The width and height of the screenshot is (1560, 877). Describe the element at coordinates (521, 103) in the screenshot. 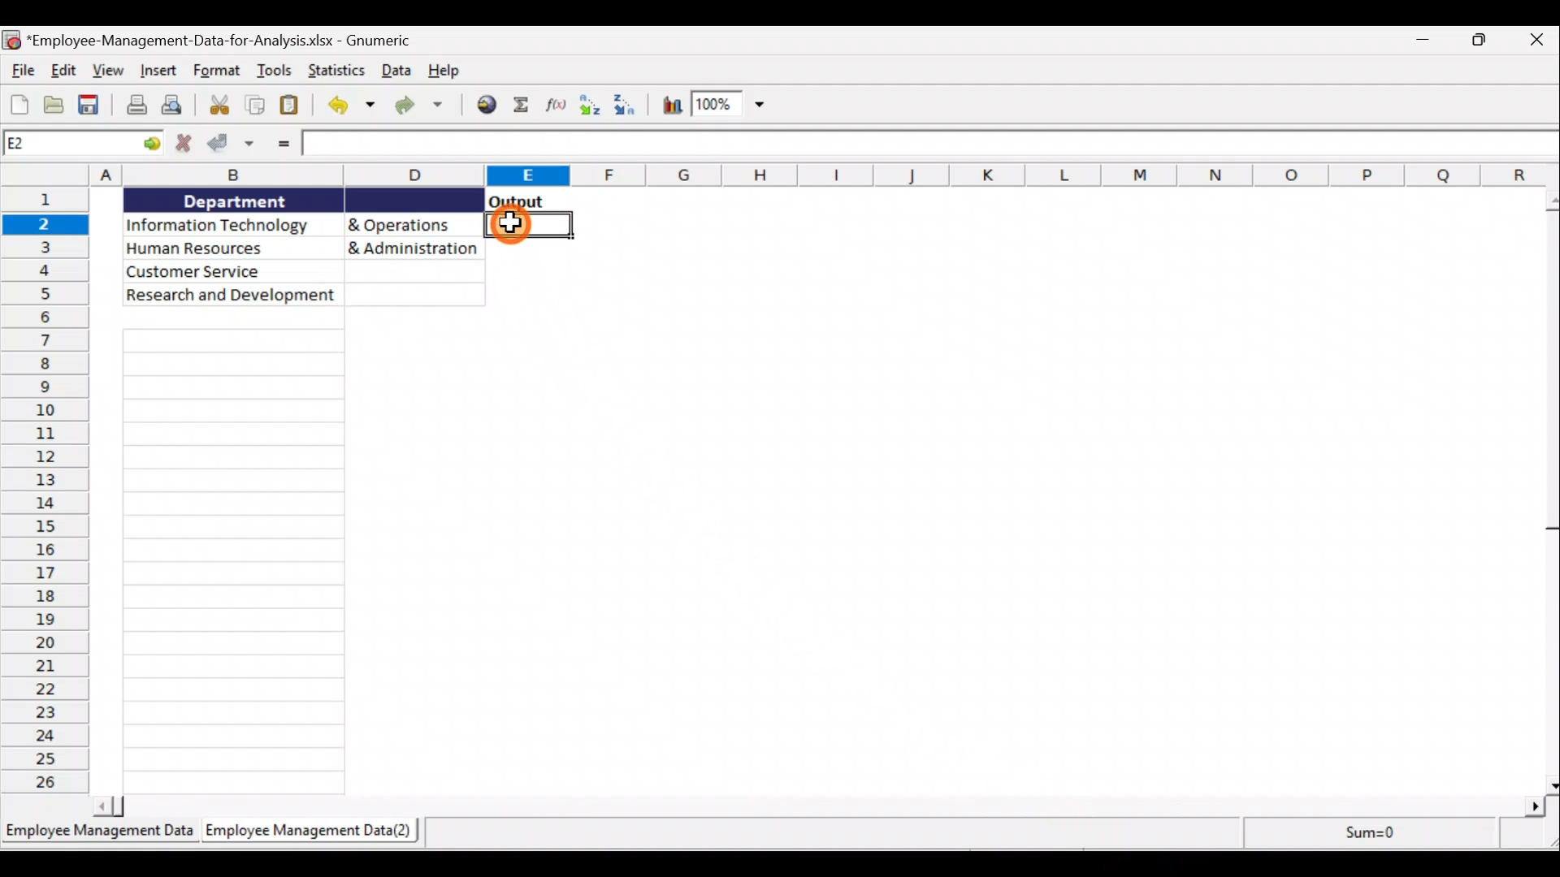

I see `Sum into current cell` at that location.